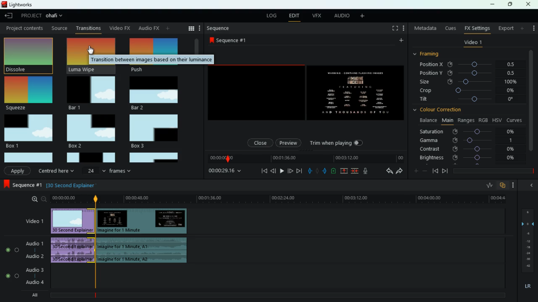 This screenshot has height=302, width=538. What do you see at coordinates (273, 171) in the screenshot?
I see `back` at bounding box center [273, 171].